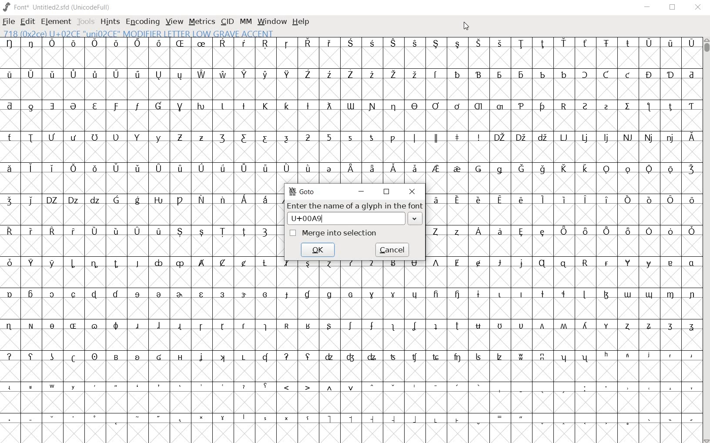 Image resolution: width=710 pixels, height=443 pixels. Describe the element at coordinates (27, 20) in the screenshot. I see `edit` at that location.